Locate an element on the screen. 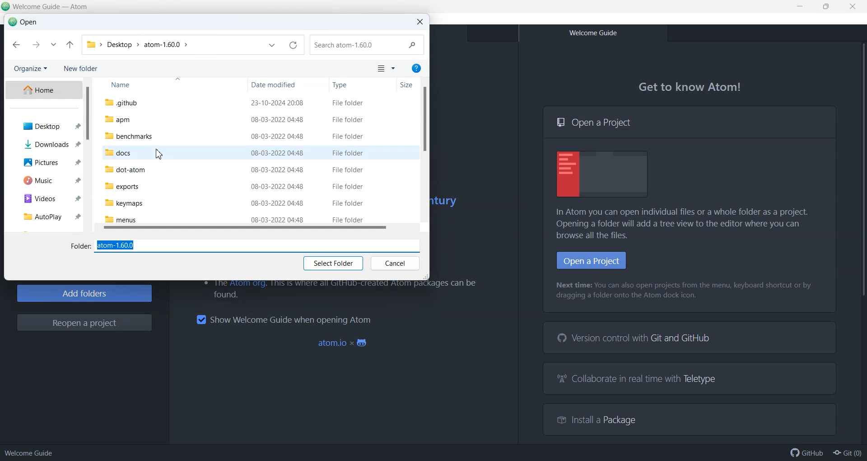  Welcome Guide is located at coordinates (592, 33).